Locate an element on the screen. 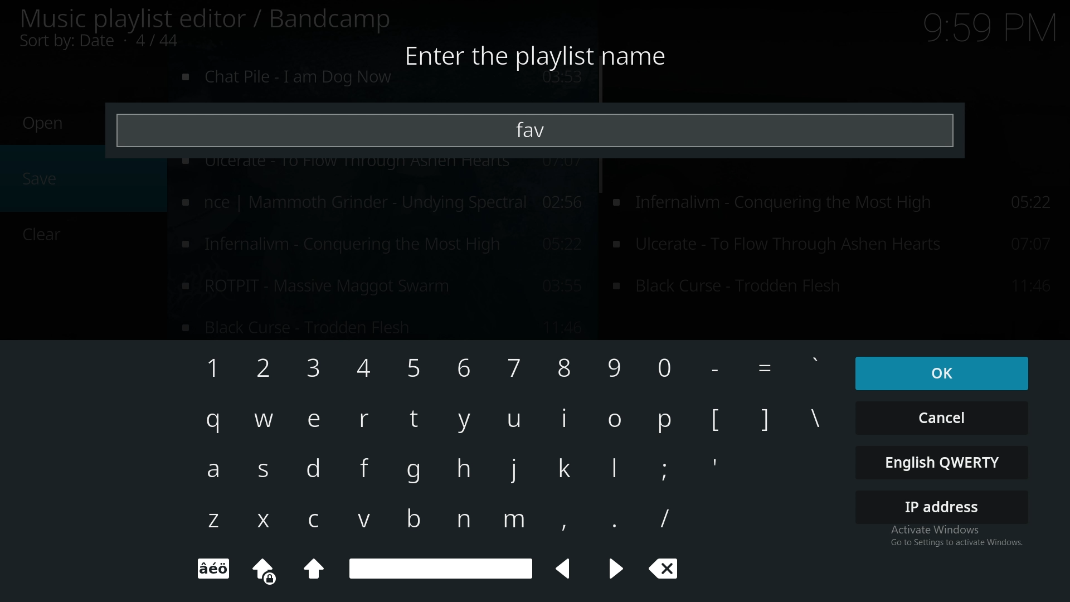 The height and width of the screenshot is (602, 1070). Music playlist editor / Bandcamp is located at coordinates (206, 19).